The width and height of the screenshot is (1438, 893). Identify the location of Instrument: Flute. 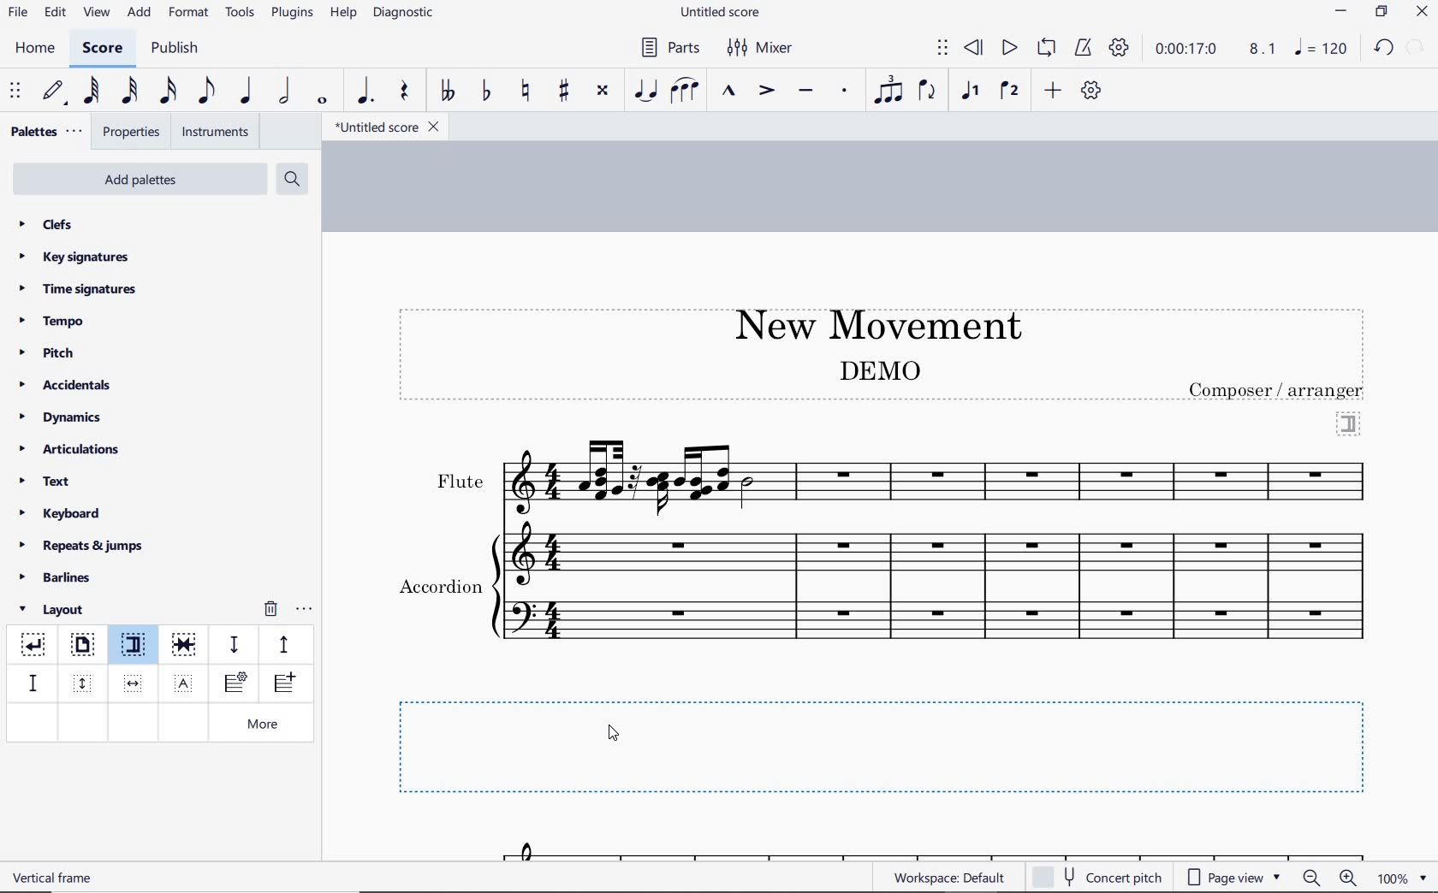
(941, 476).